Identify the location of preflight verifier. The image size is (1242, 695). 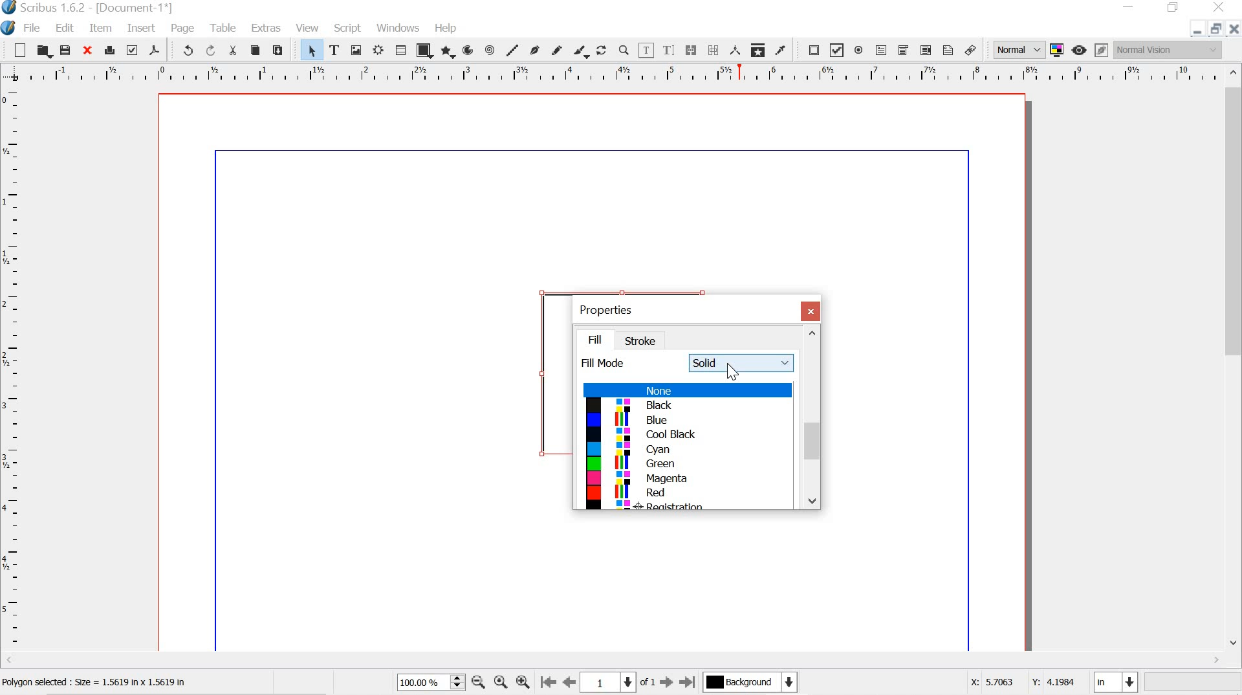
(133, 52).